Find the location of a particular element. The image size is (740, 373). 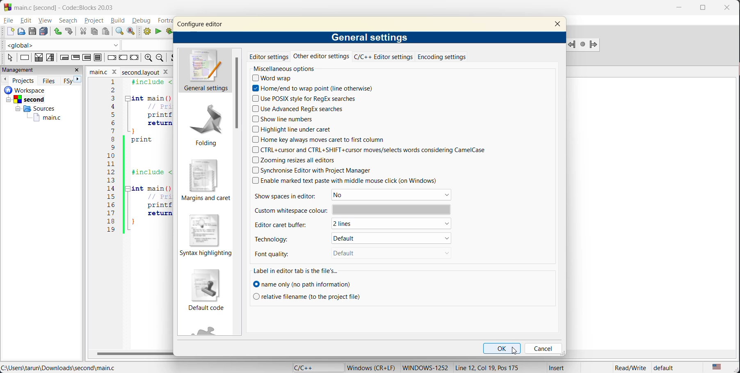

FSy is located at coordinates (68, 80).